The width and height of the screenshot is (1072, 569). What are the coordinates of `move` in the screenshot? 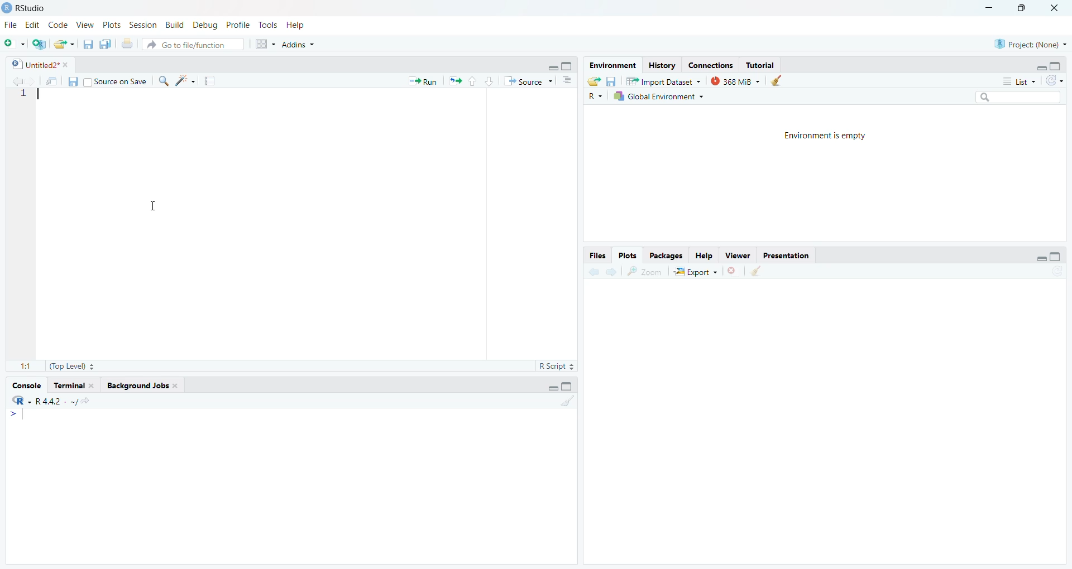 It's located at (52, 82).